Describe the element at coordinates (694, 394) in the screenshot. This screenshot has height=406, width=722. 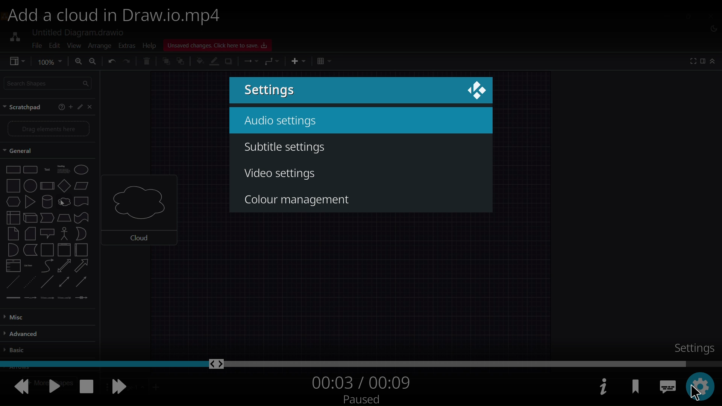
I see `cursor` at that location.